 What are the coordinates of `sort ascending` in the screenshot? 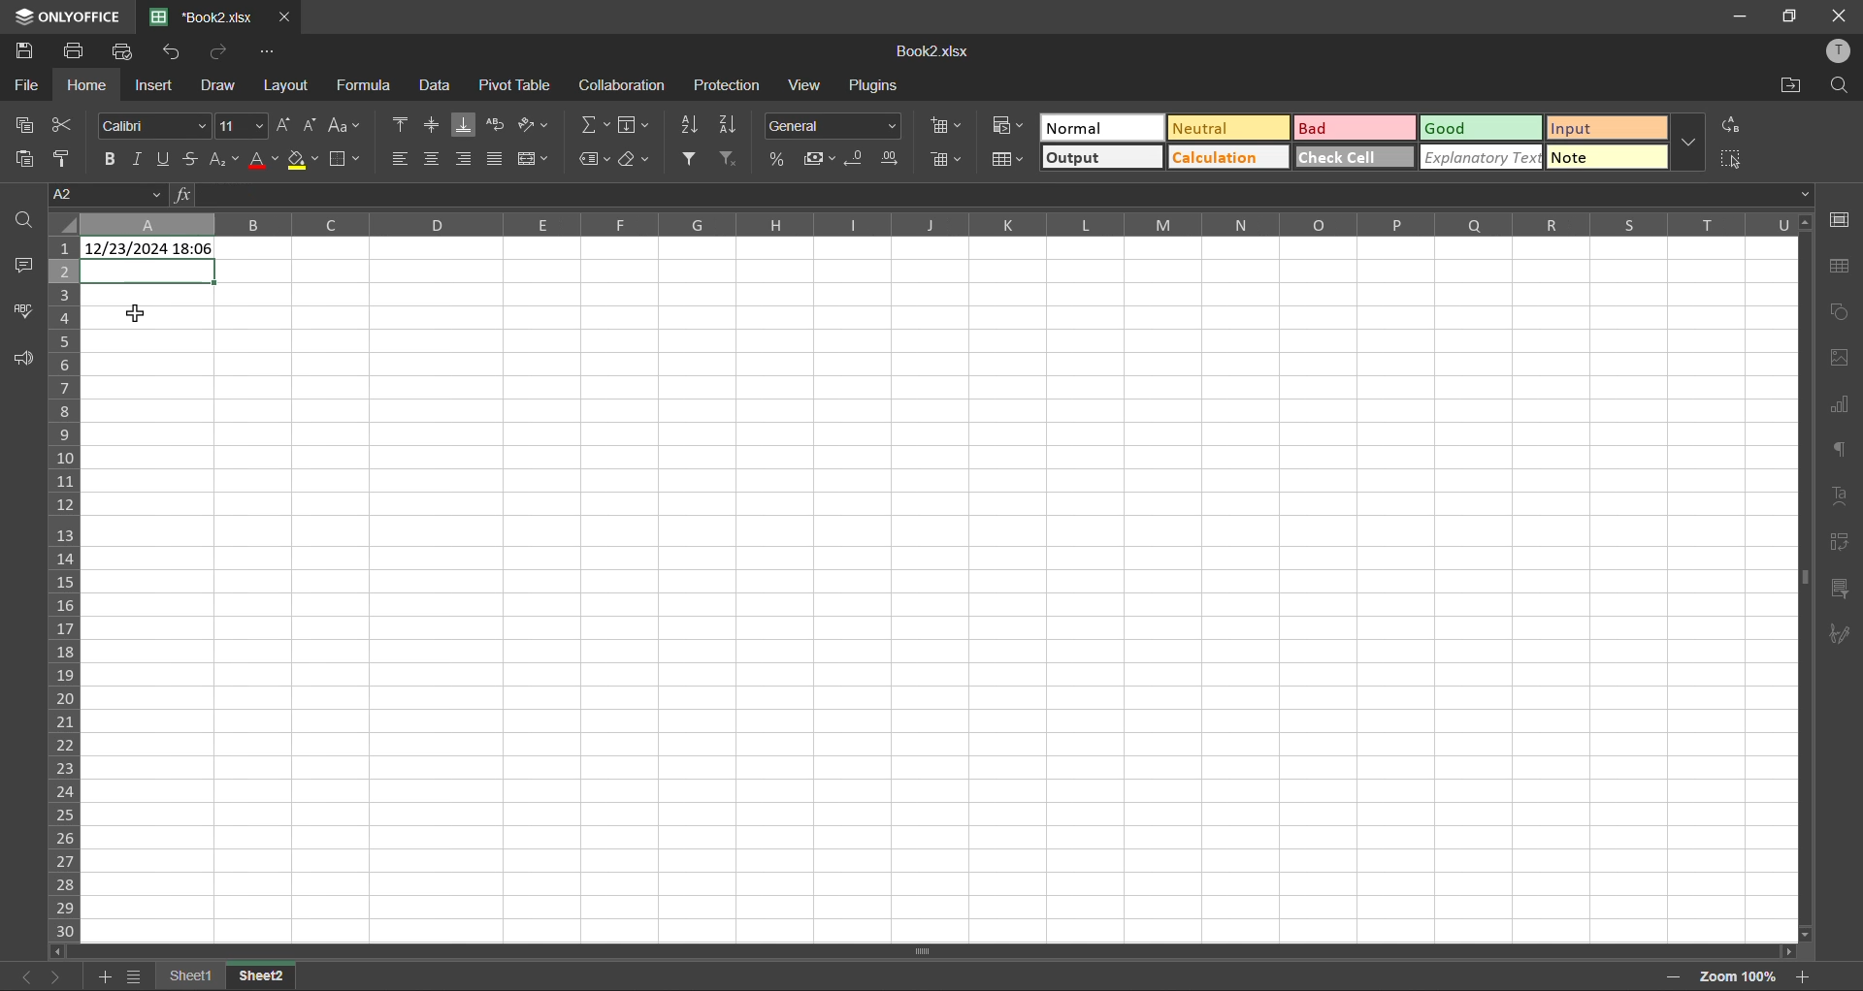 It's located at (691, 123).